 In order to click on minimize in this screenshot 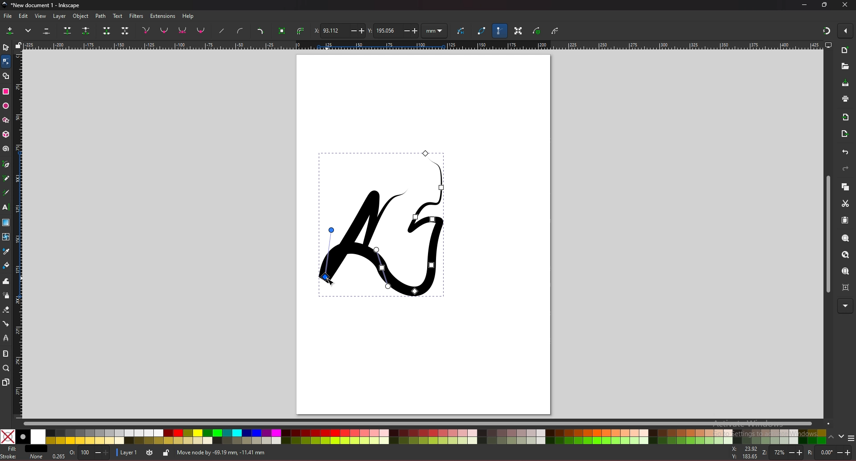, I will do `click(805, 5)`.